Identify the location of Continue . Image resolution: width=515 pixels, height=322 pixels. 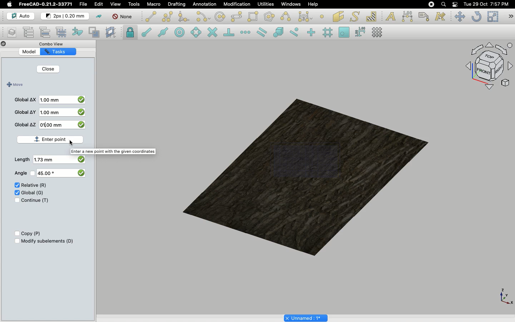
(35, 200).